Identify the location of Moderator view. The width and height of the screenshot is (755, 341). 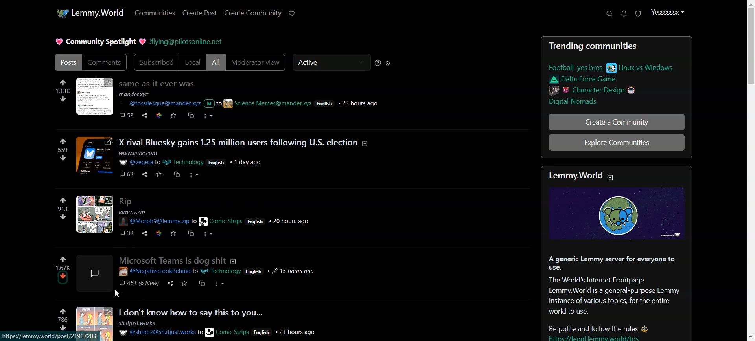
(256, 62).